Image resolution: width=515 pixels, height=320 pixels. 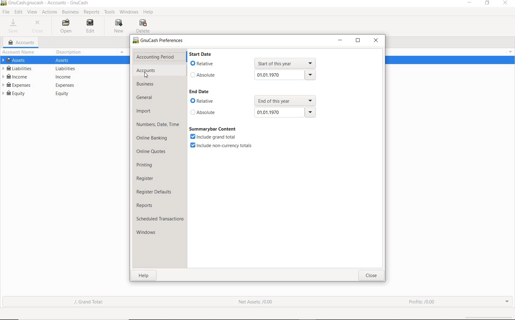 What do you see at coordinates (14, 26) in the screenshot?
I see `SAVE` at bounding box center [14, 26].